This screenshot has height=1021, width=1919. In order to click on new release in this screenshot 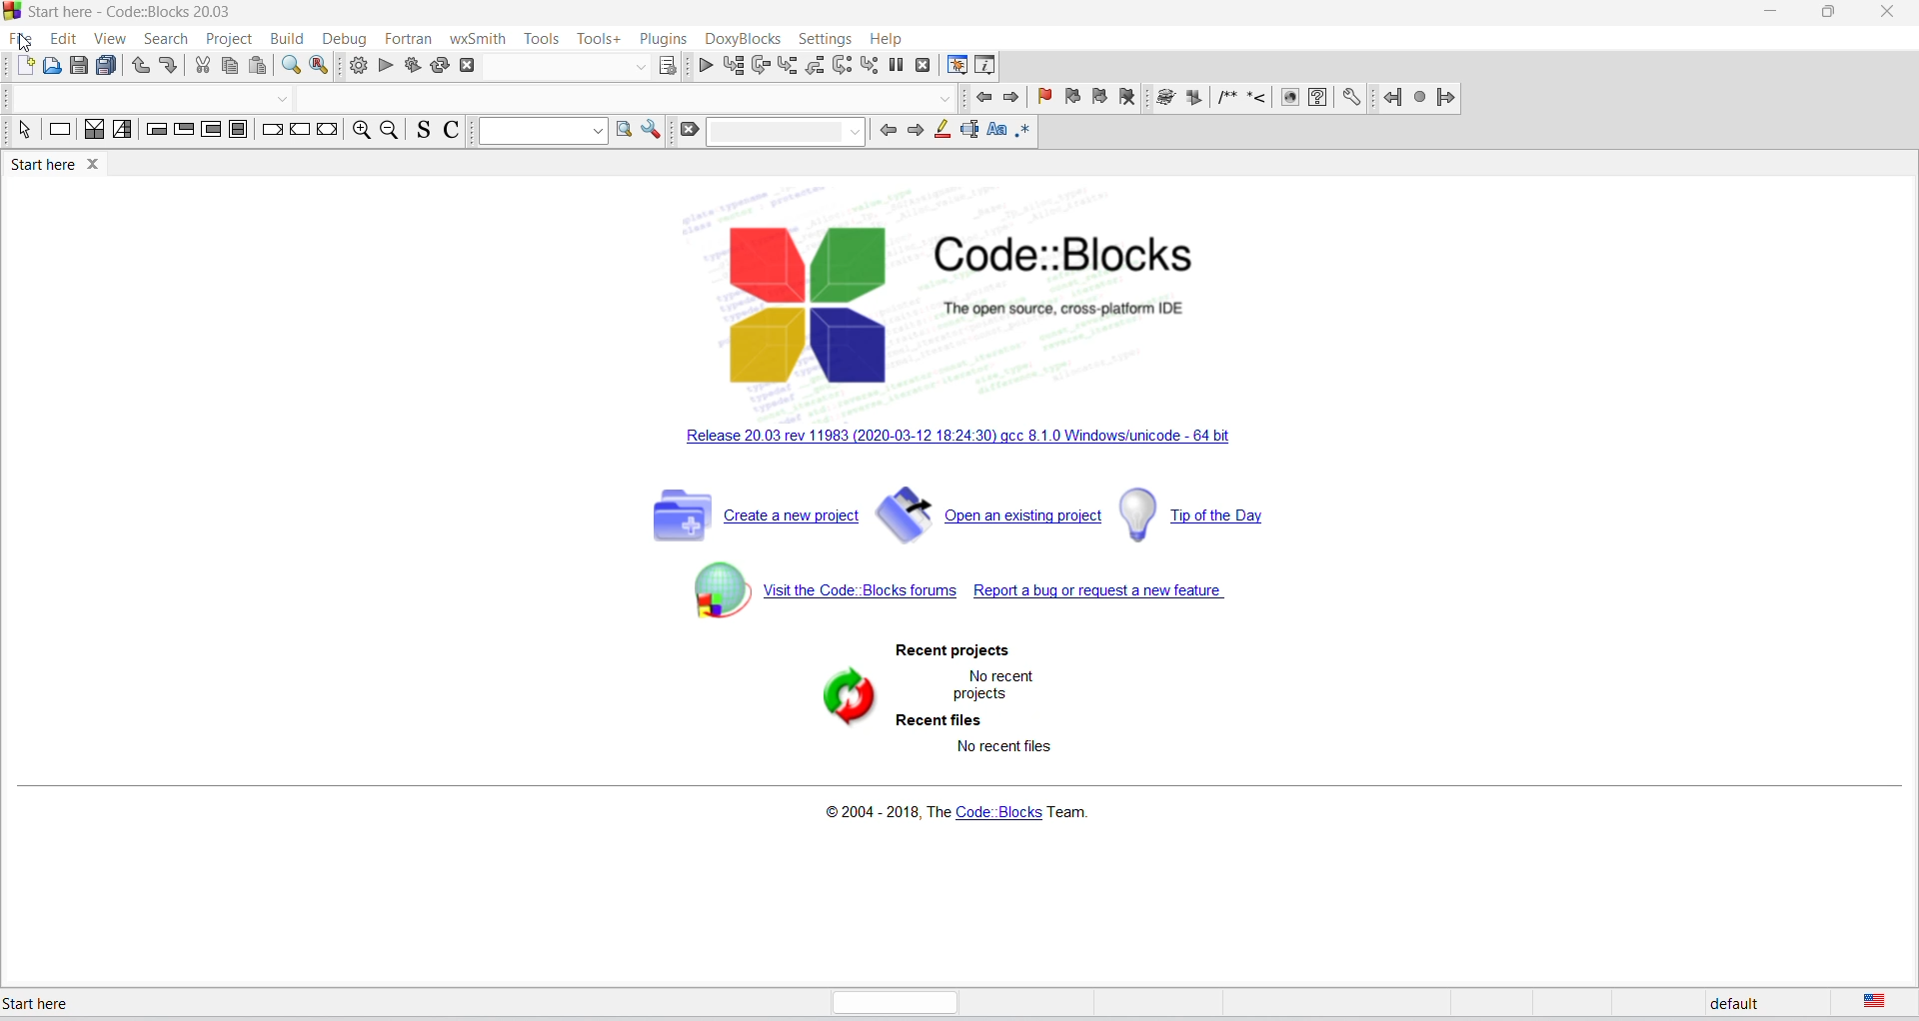, I will do `click(979, 442)`.